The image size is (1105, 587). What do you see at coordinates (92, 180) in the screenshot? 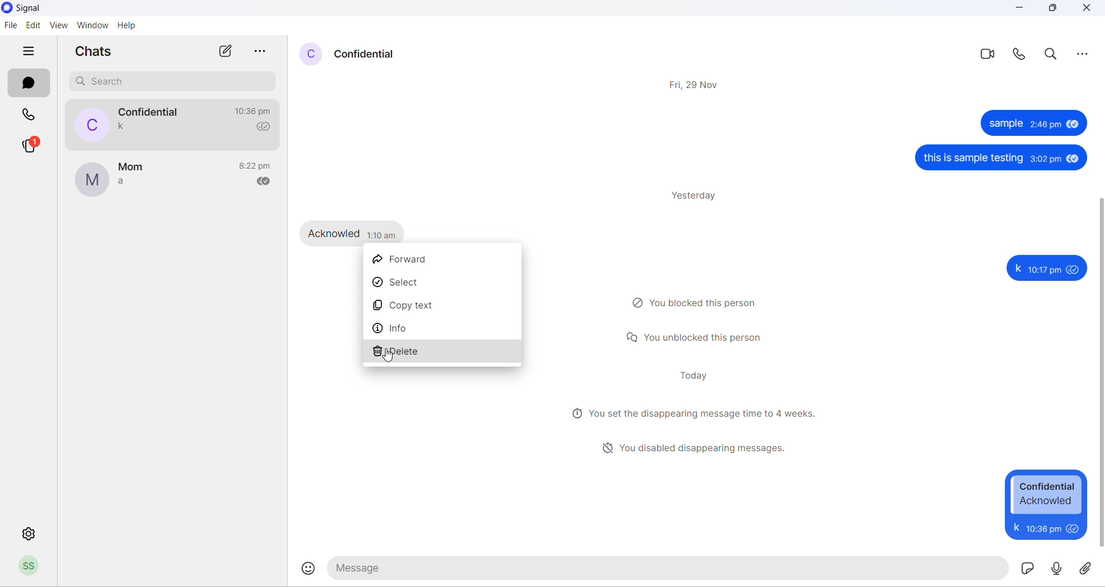
I see `profile picture` at bounding box center [92, 180].